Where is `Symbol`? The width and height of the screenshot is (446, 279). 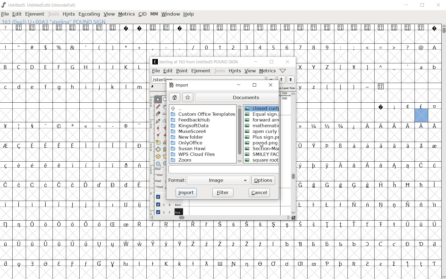
Symbol is located at coordinates (58, 244).